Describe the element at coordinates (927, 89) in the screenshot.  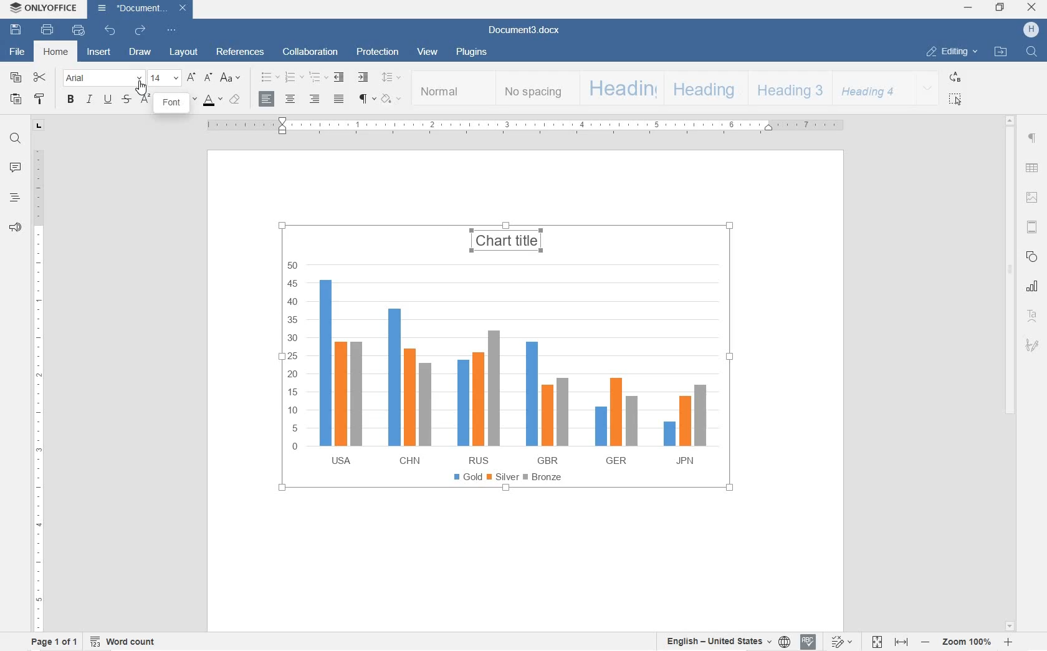
I see `EXPAND FORMATTING STYLE` at that location.